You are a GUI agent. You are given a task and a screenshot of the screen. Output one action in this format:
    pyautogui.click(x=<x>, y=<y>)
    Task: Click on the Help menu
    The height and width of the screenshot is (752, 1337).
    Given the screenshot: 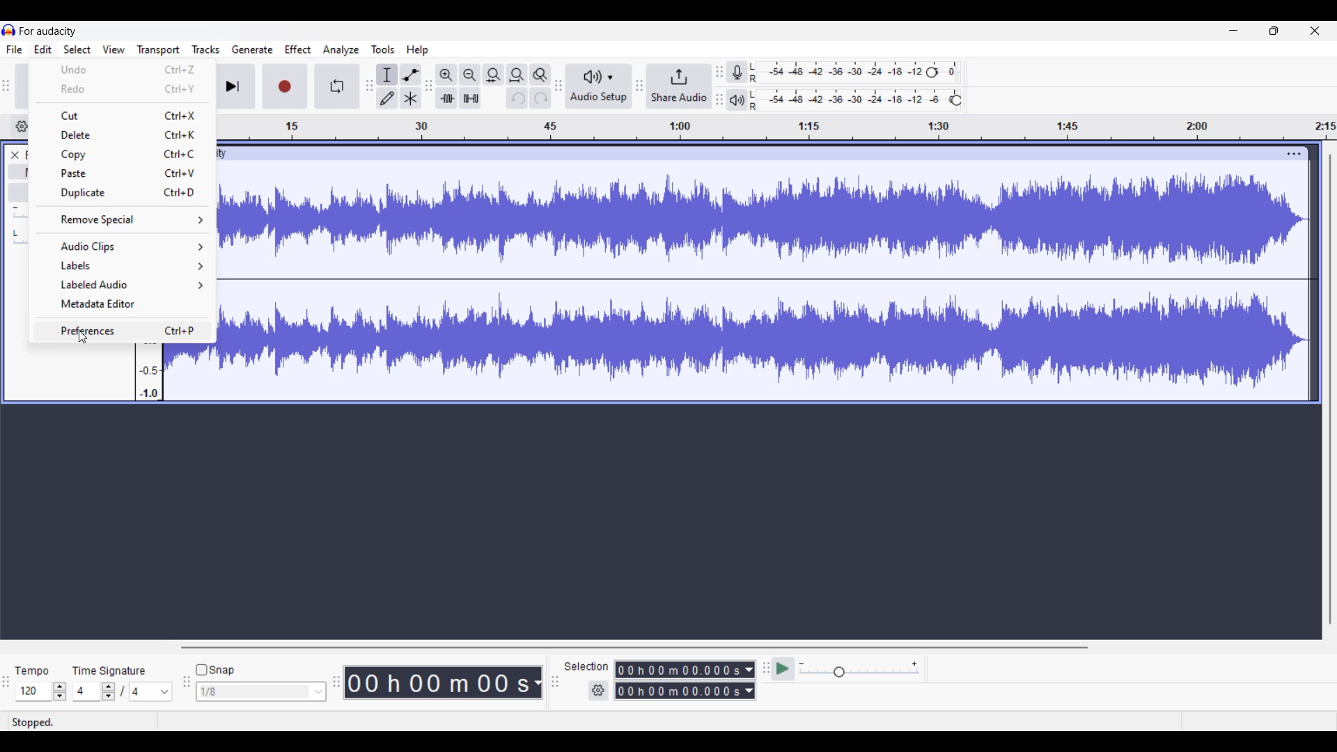 What is the action you would take?
    pyautogui.click(x=417, y=51)
    